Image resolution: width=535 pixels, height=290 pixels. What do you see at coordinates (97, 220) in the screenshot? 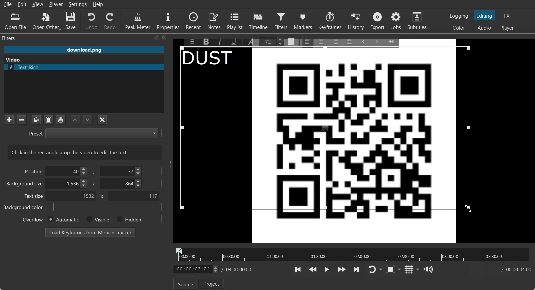
I see `Visible` at bounding box center [97, 220].